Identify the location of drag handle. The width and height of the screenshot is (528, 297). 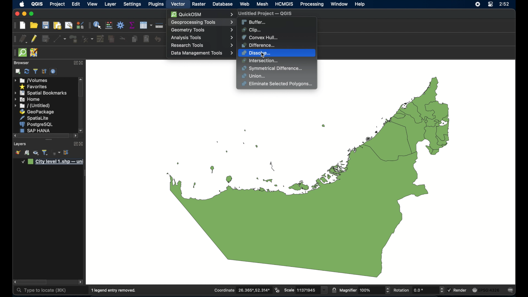
(48, 140).